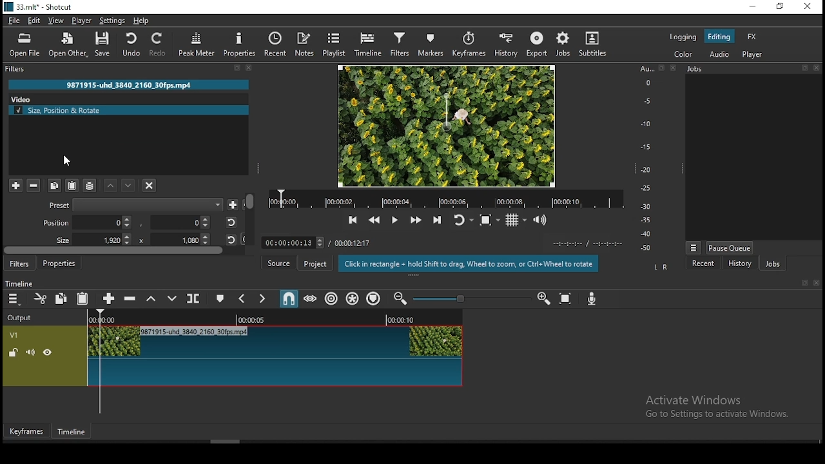  Describe the element at coordinates (103, 240) in the screenshot. I see `size height` at that location.